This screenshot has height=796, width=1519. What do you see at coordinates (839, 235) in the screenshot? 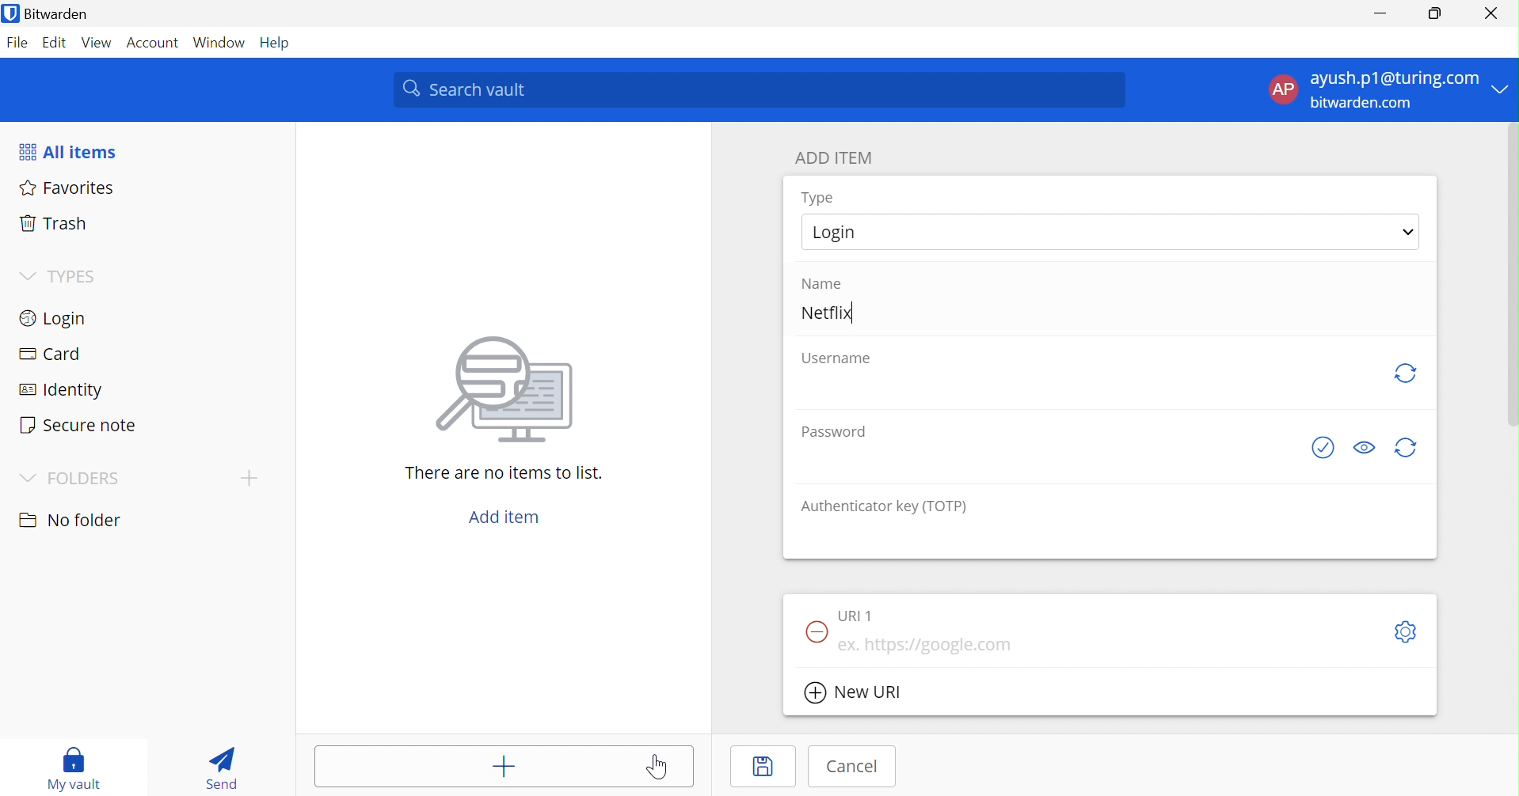
I see `Login` at bounding box center [839, 235].